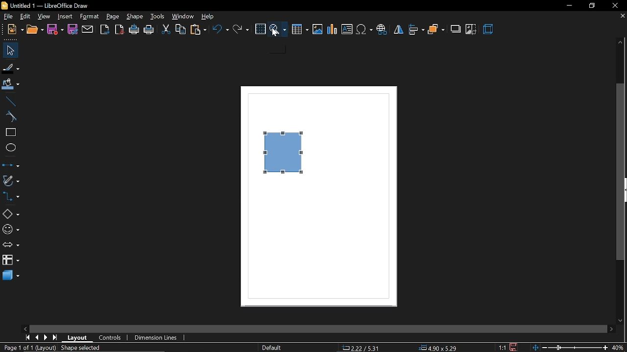 The image size is (627, 352). I want to click on grid, so click(262, 29).